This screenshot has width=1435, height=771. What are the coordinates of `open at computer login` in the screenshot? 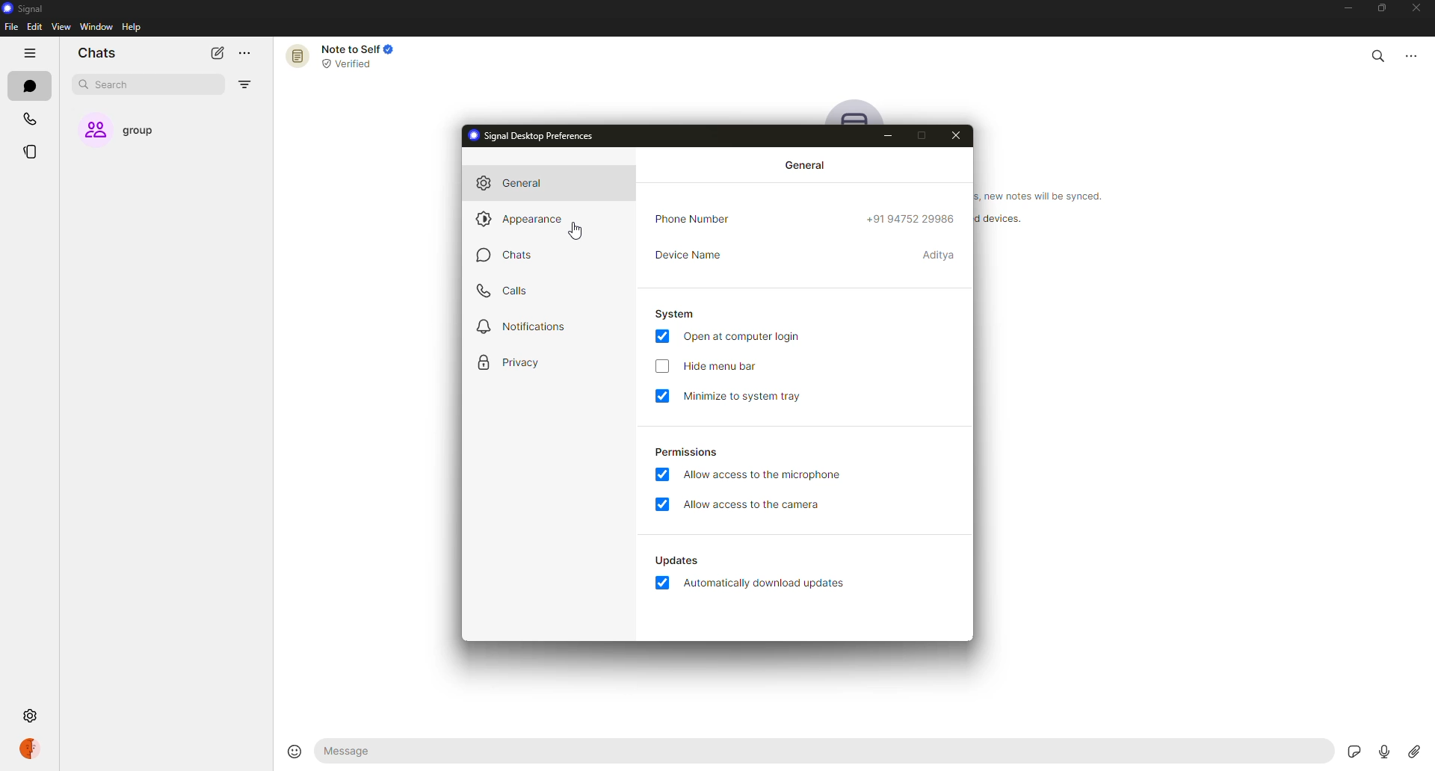 It's located at (742, 337).